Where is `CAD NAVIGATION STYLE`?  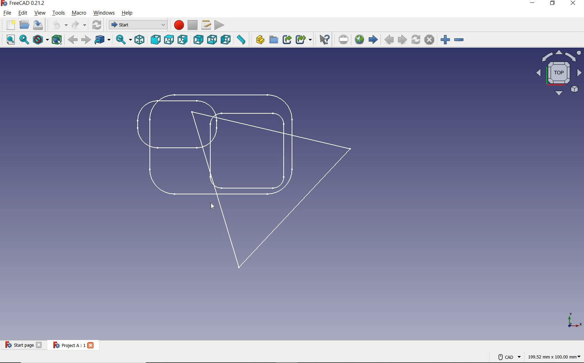 CAD NAVIGATION STYLE is located at coordinates (510, 357).